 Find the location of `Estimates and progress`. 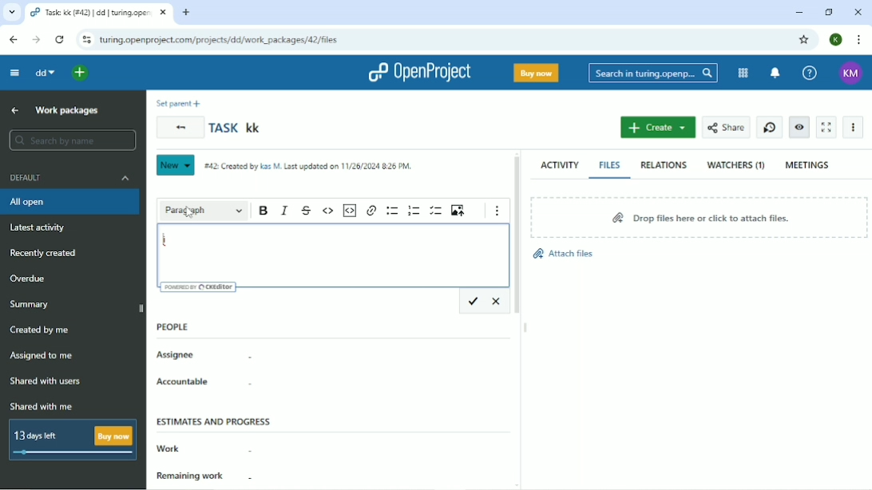

Estimates and progress is located at coordinates (216, 418).